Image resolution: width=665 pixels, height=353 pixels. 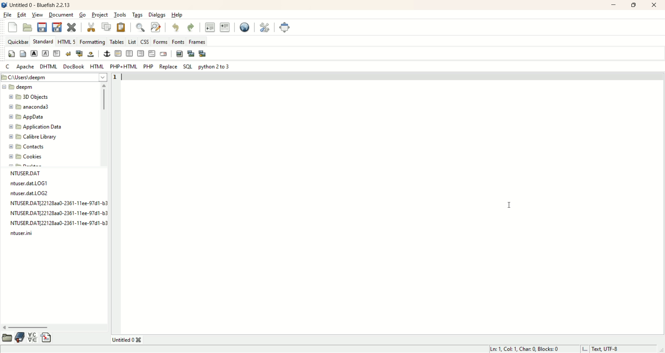 What do you see at coordinates (8, 66) in the screenshot?
I see `C` at bounding box center [8, 66].